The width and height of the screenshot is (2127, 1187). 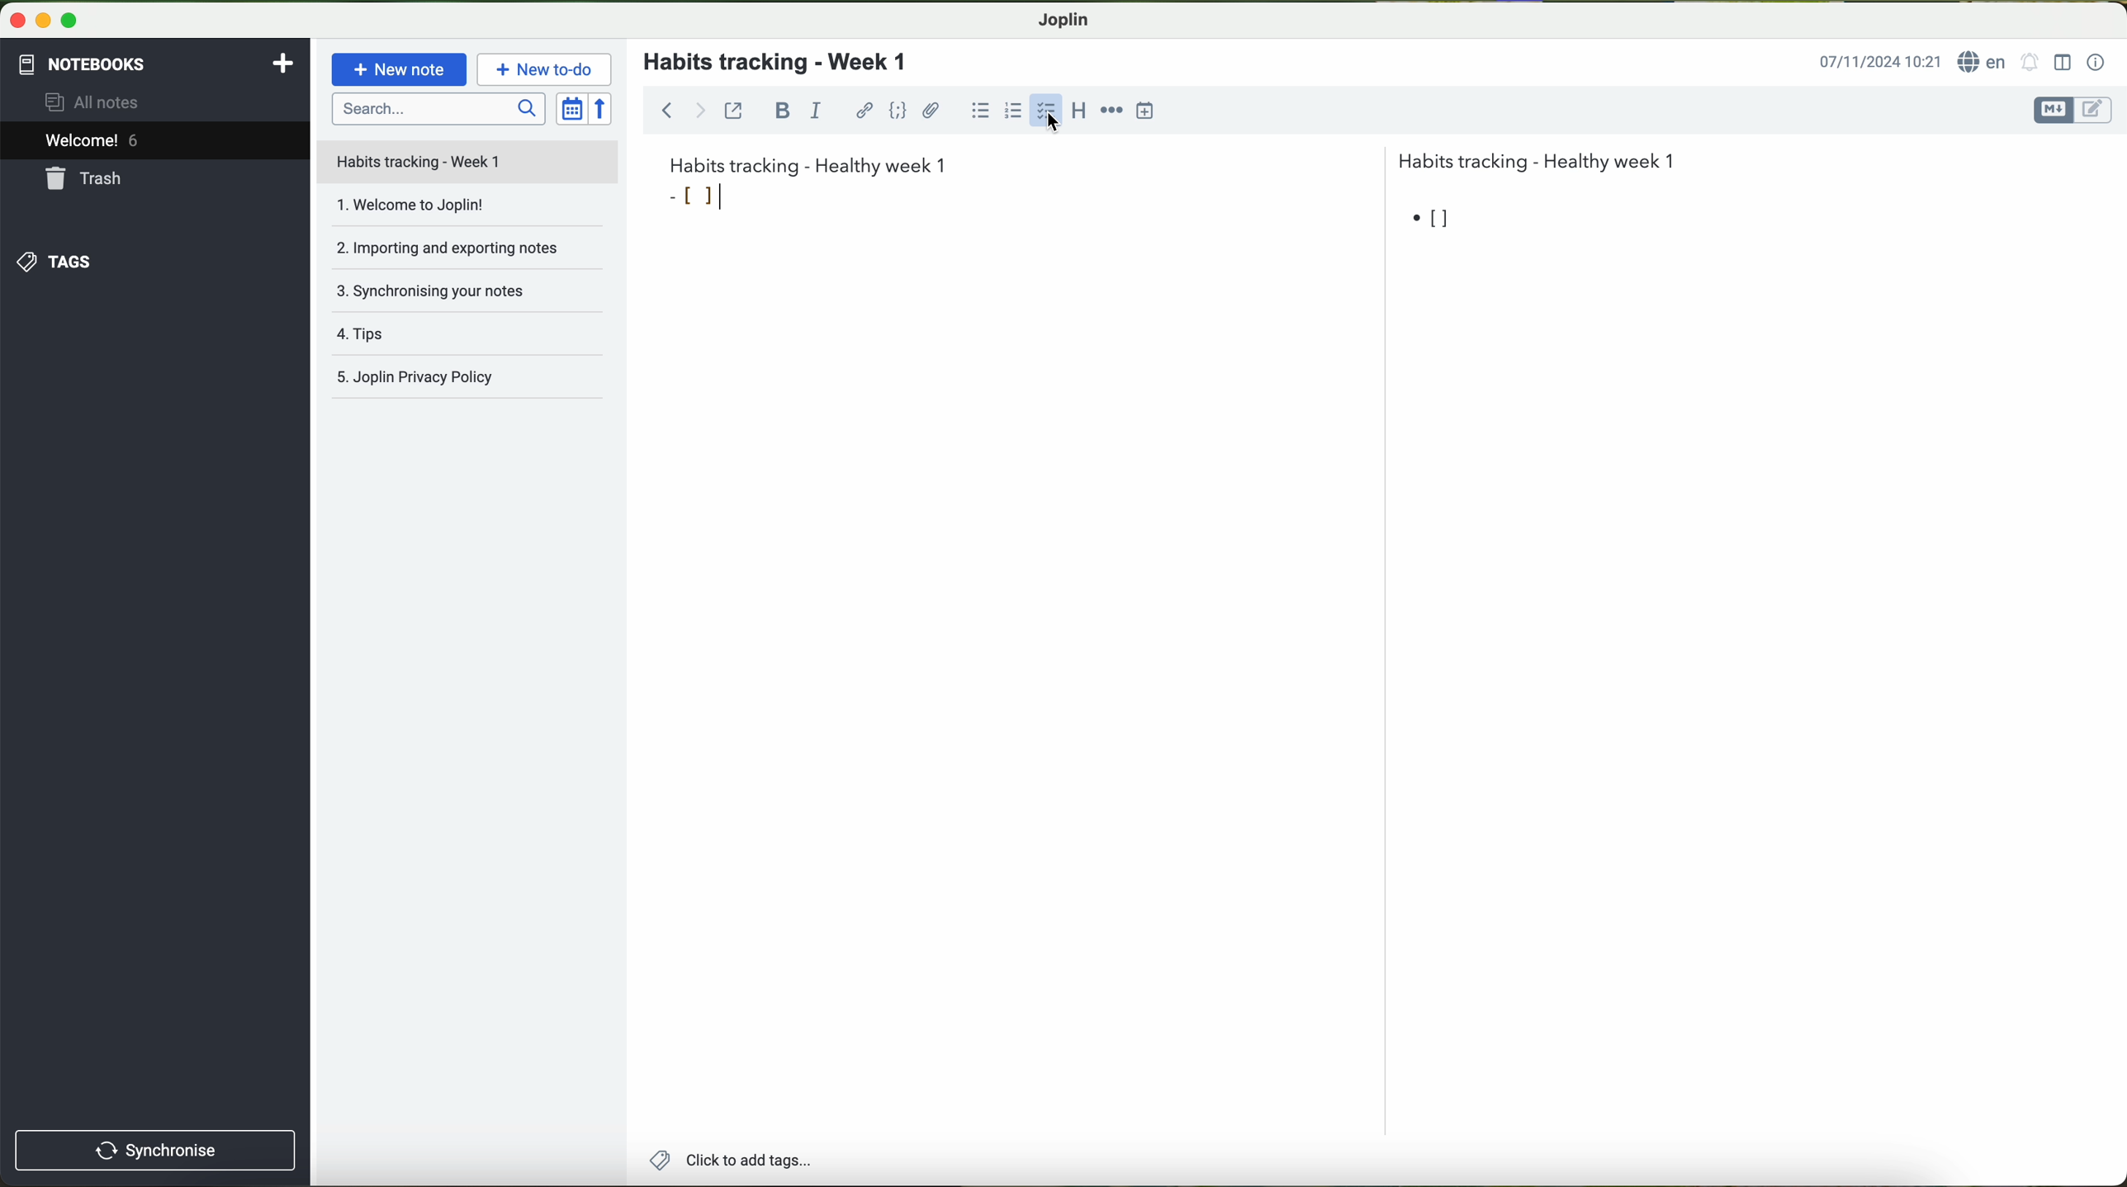 I want to click on file title, so click(x=468, y=162).